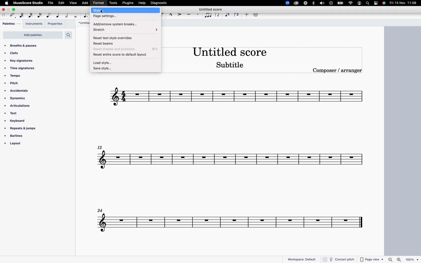  Describe the element at coordinates (107, 63) in the screenshot. I see `load style` at that location.